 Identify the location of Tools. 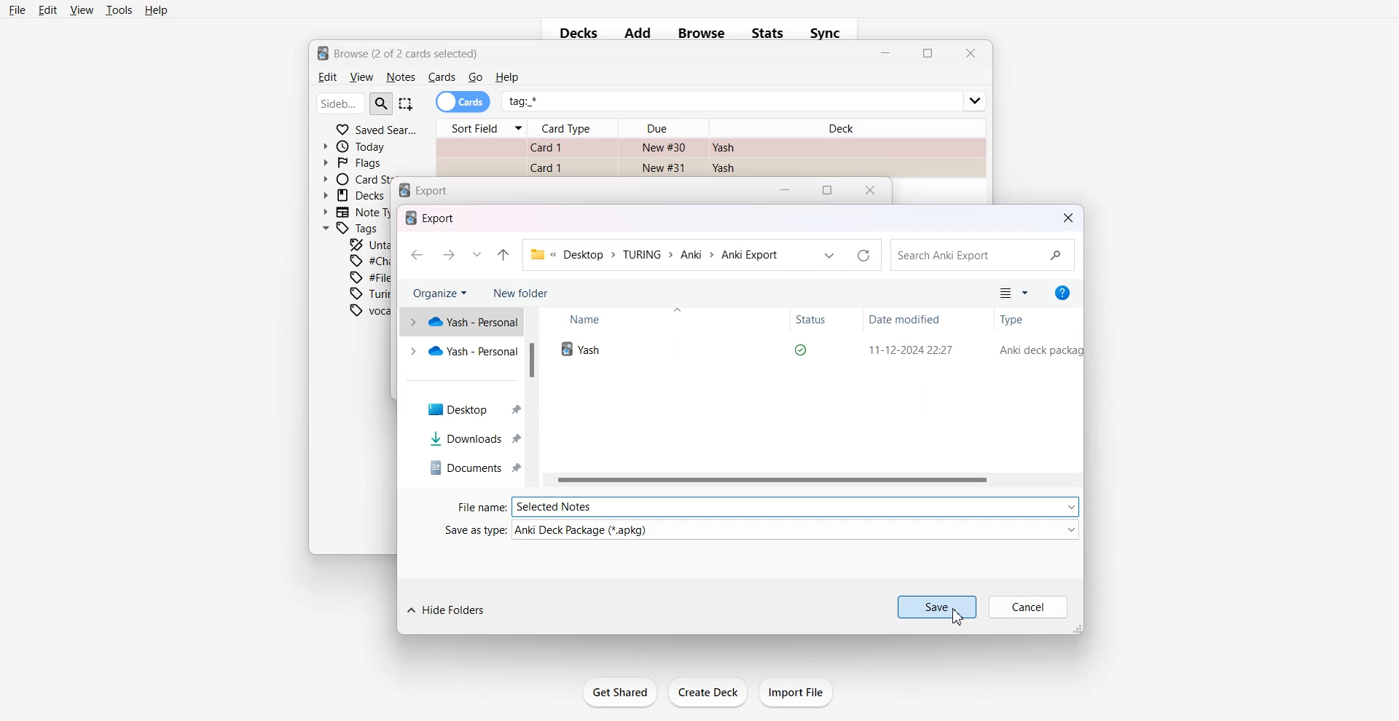
(119, 10).